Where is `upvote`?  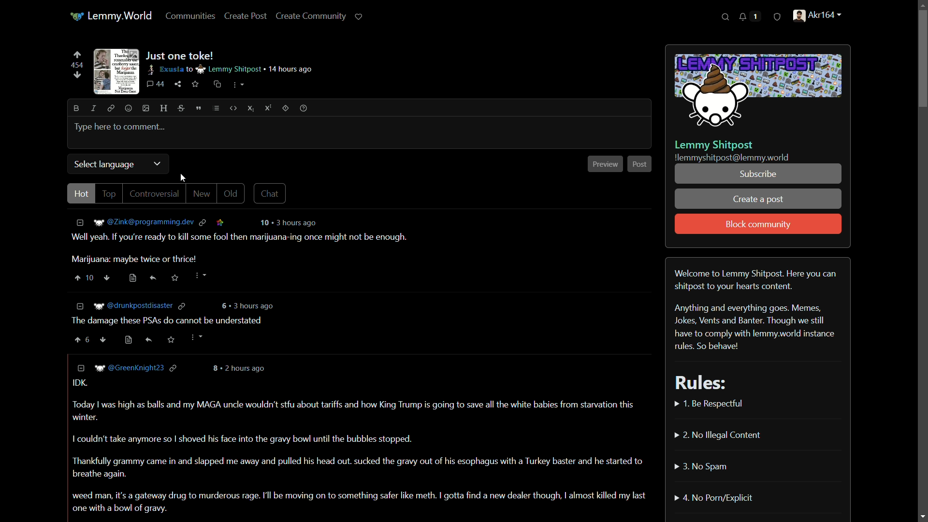 upvote is located at coordinates (75, 278).